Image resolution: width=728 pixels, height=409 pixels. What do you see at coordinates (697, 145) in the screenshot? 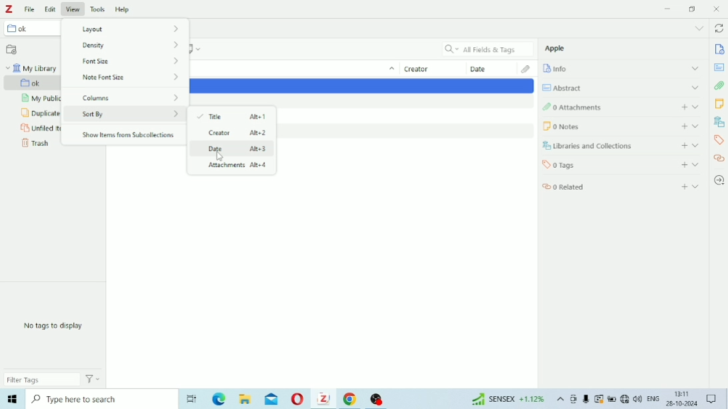
I see `expand` at bounding box center [697, 145].